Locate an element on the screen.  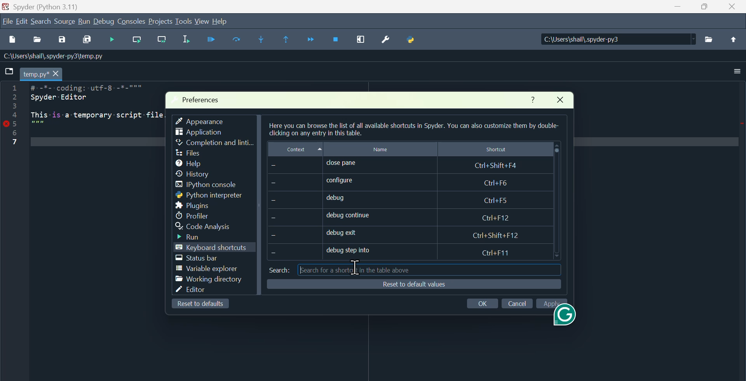
history is located at coordinates (196, 175).